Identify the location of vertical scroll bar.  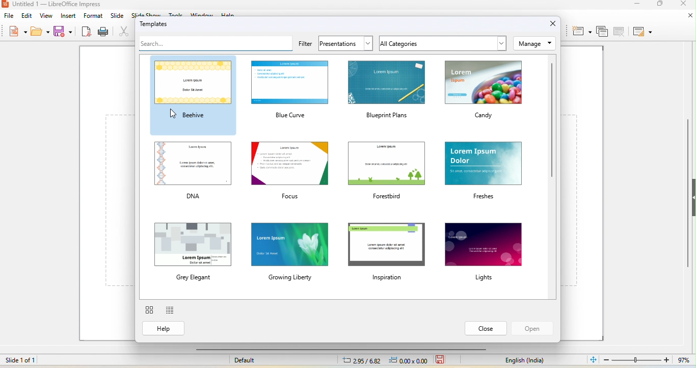
(551, 120).